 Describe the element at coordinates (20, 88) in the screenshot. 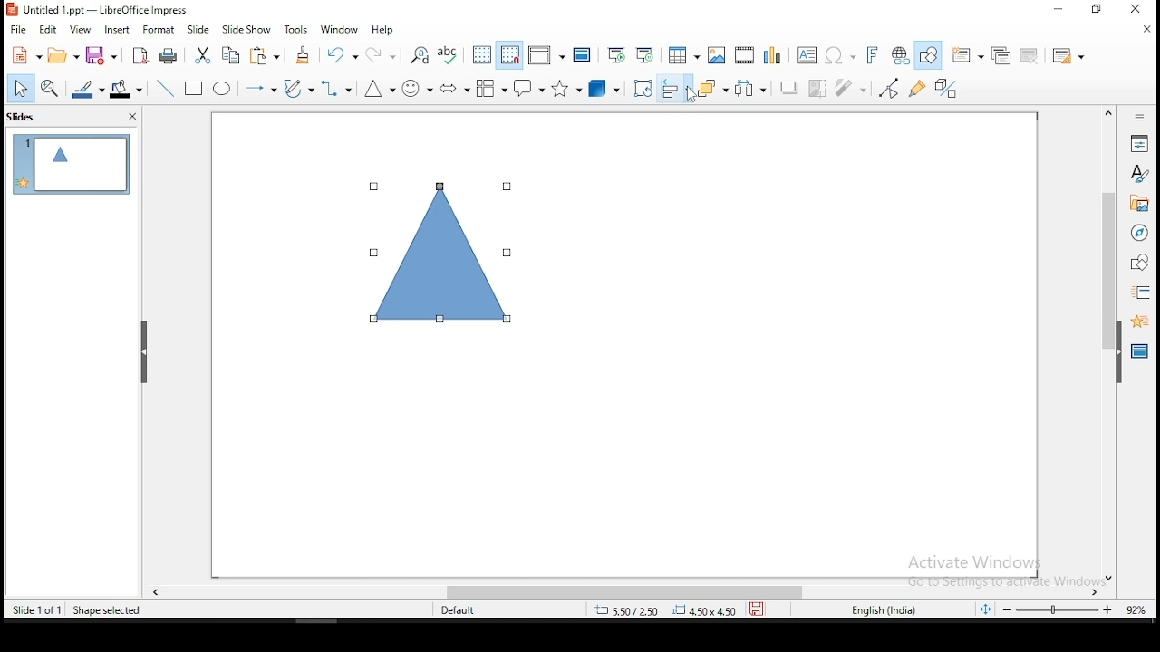

I see `select tool` at that location.